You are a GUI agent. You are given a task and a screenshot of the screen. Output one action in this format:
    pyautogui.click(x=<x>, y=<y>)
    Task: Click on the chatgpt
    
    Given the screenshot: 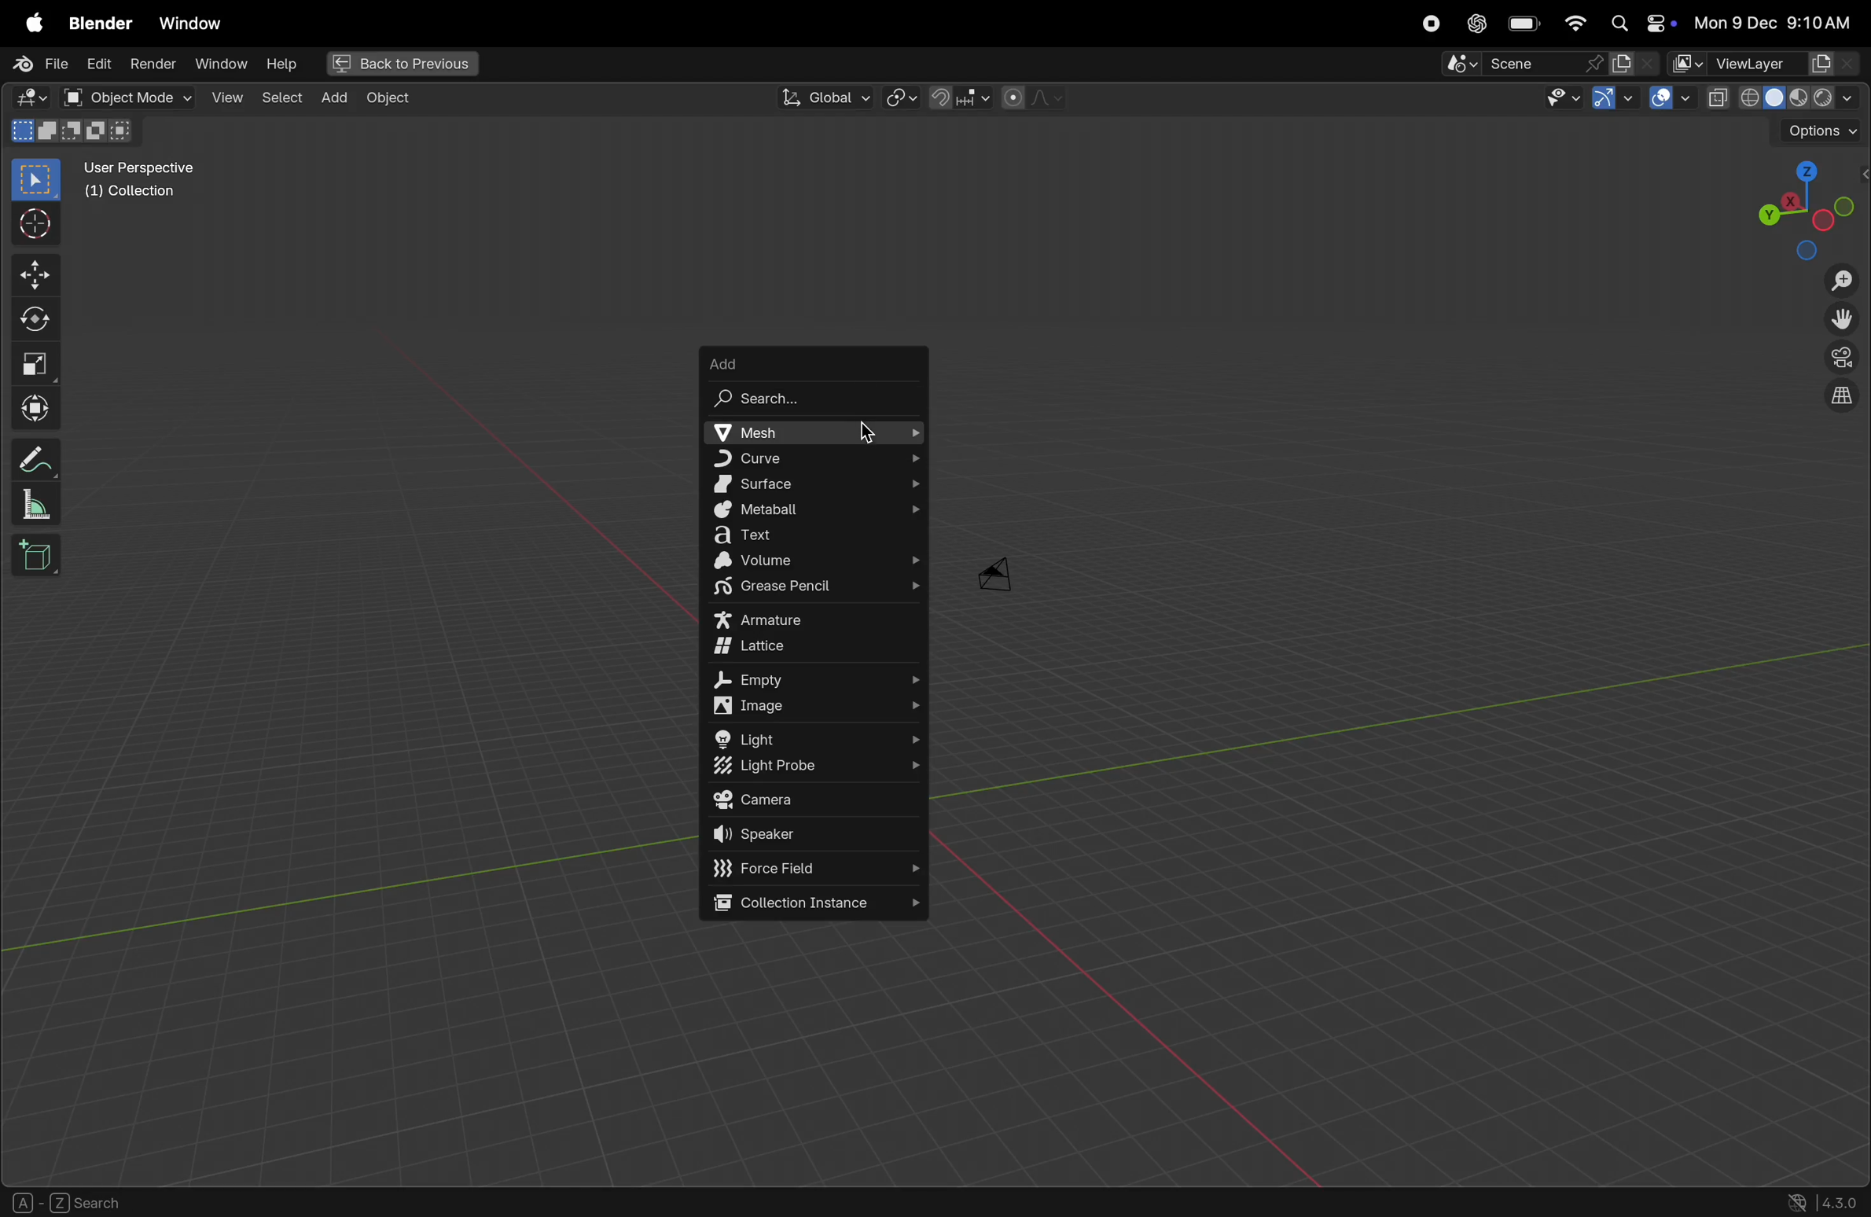 What is the action you would take?
    pyautogui.click(x=1475, y=24)
    